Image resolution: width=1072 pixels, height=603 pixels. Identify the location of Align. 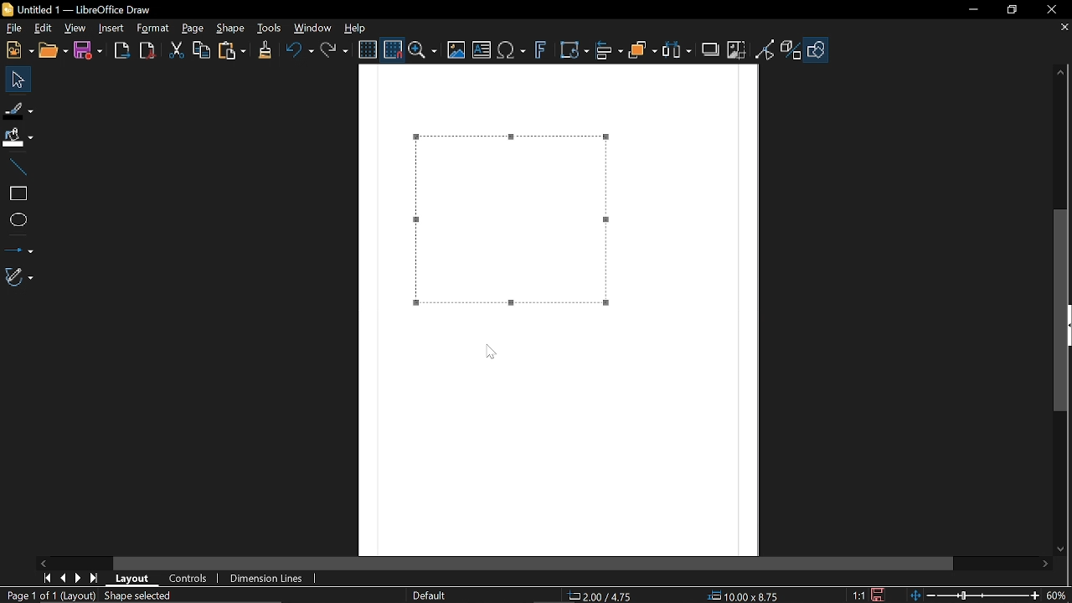
(610, 51).